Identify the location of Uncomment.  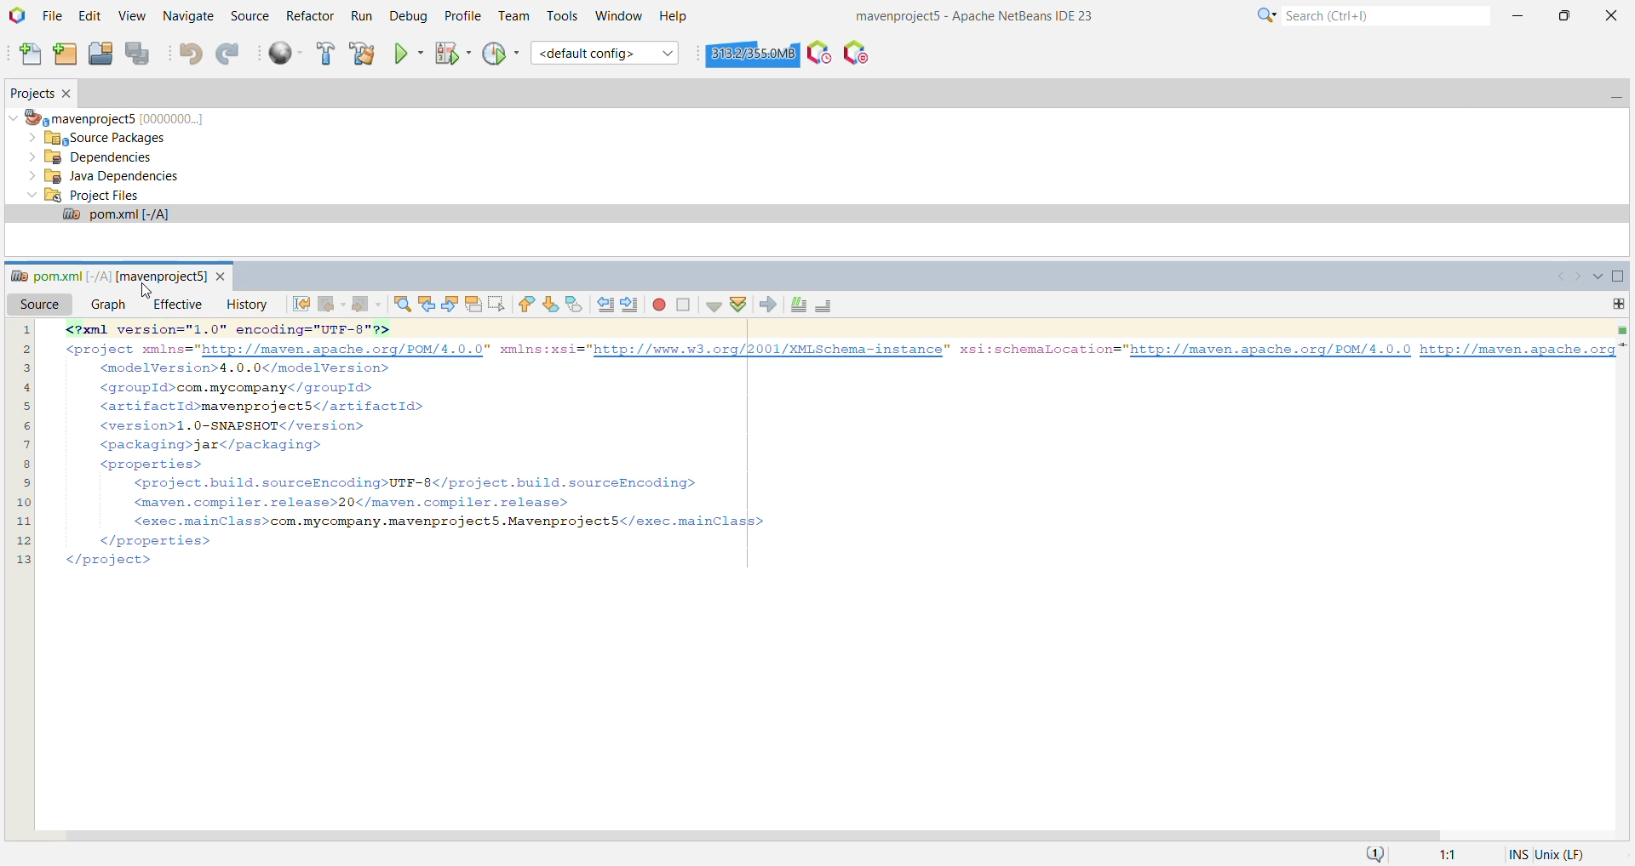
(823, 305).